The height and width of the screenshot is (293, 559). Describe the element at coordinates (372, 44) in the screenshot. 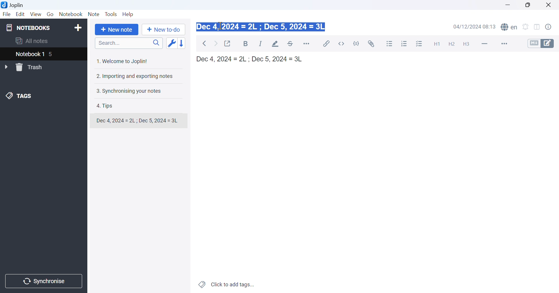

I see `Attach file` at that location.